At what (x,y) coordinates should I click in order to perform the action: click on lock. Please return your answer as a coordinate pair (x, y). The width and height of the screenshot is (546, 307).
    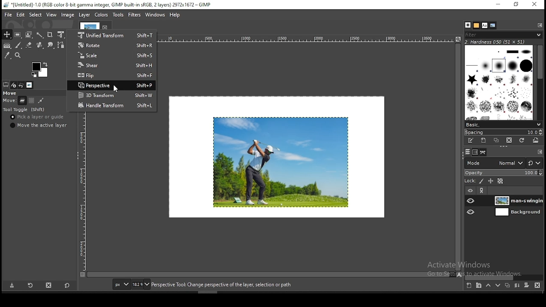
    Looking at the image, I should click on (470, 181).